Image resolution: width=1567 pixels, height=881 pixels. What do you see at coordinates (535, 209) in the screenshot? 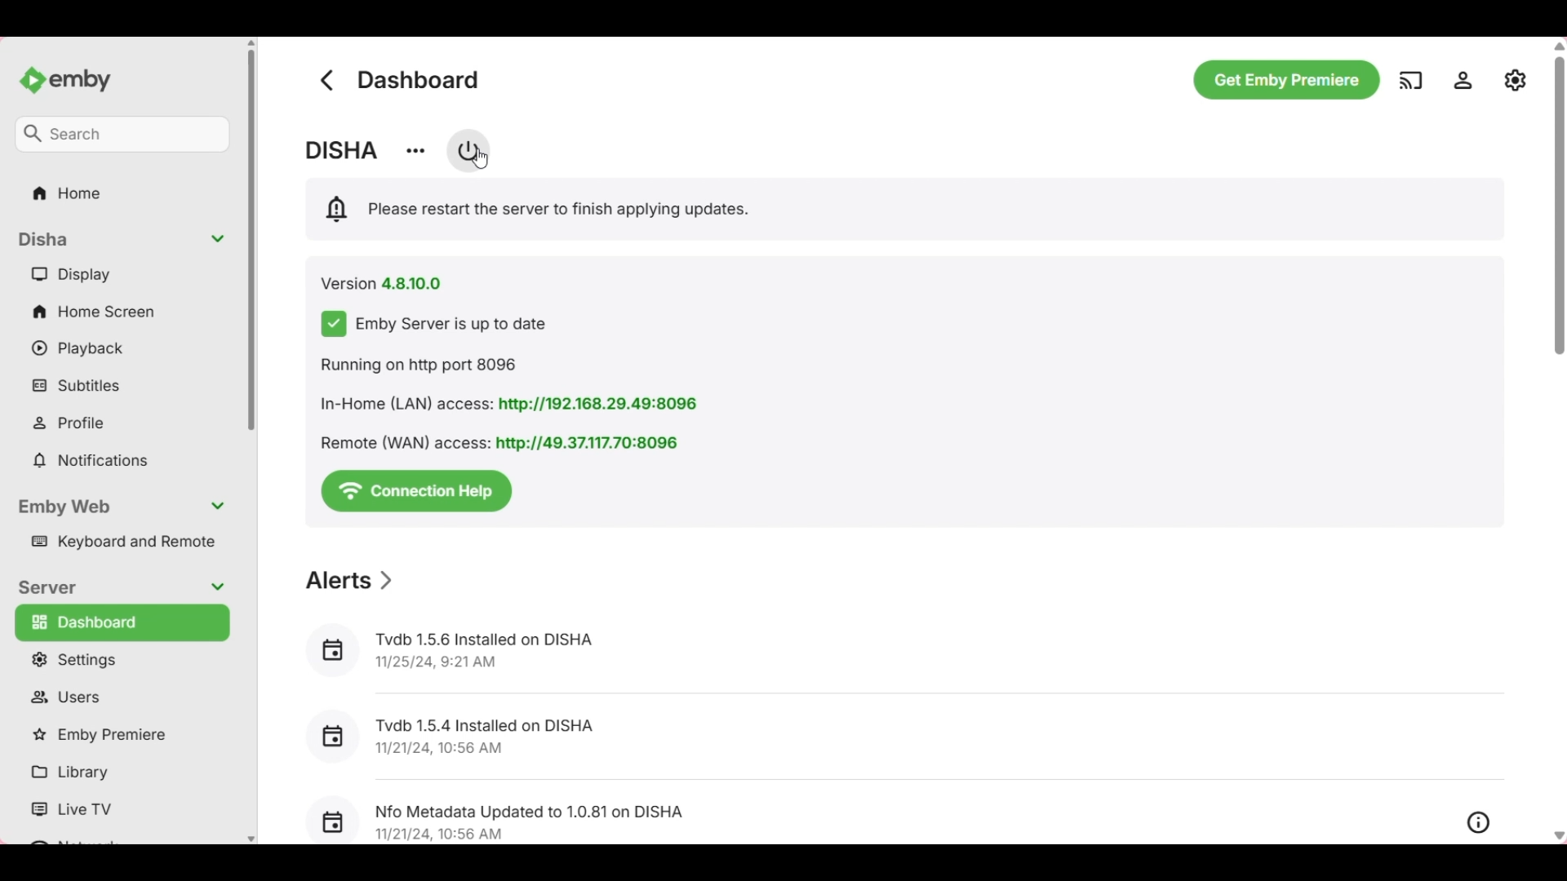
I see `Software notification` at bounding box center [535, 209].